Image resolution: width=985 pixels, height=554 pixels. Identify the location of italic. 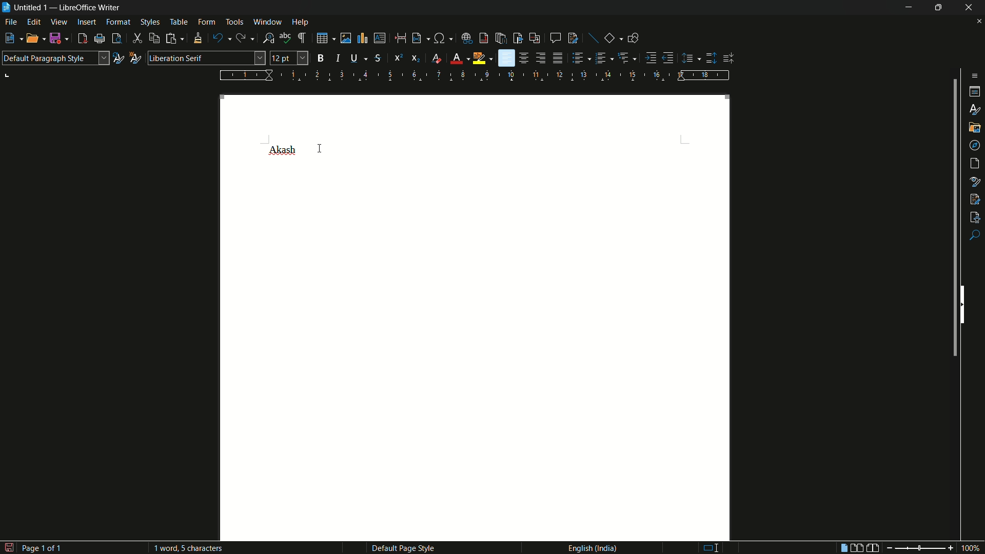
(341, 58).